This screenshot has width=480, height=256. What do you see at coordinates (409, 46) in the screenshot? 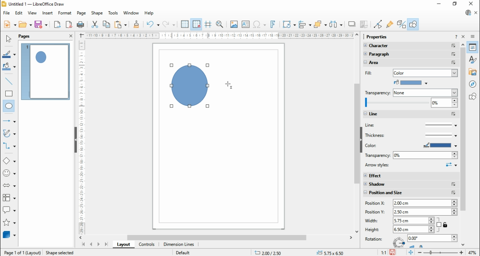
I see `character` at bounding box center [409, 46].